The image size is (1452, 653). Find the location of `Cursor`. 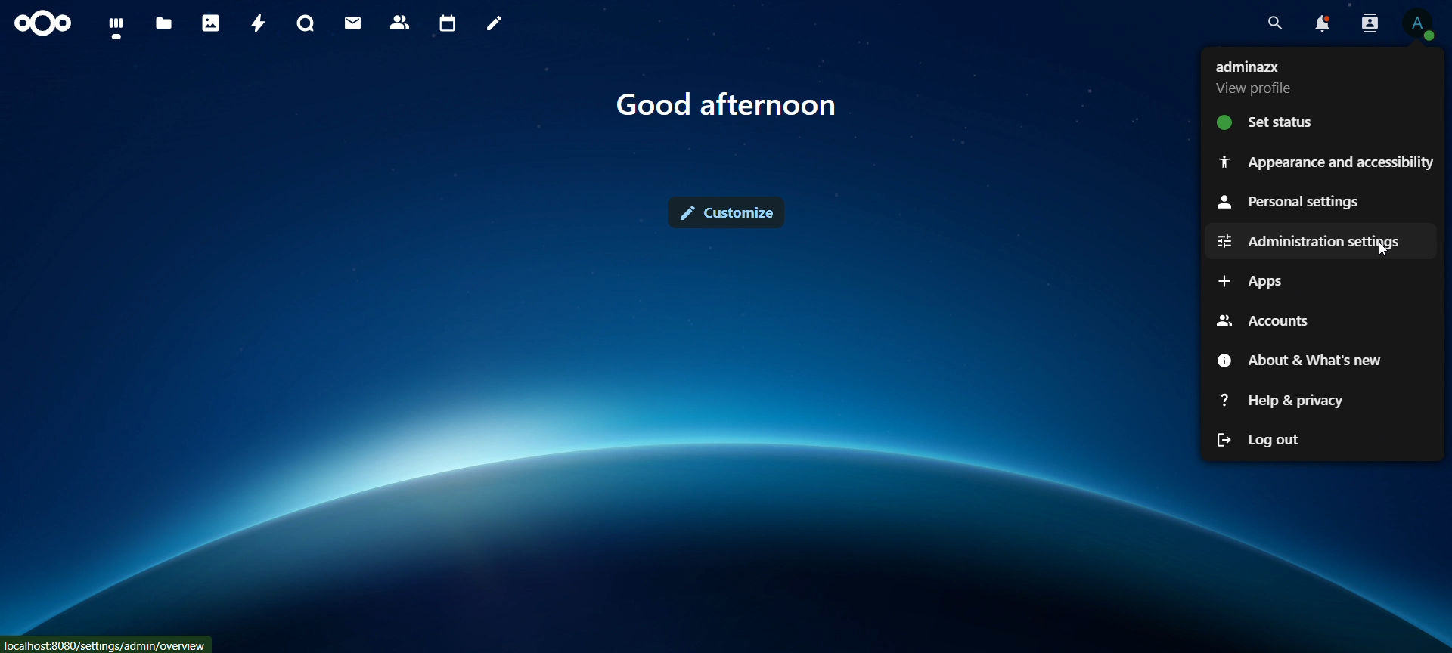

Cursor is located at coordinates (1386, 252).